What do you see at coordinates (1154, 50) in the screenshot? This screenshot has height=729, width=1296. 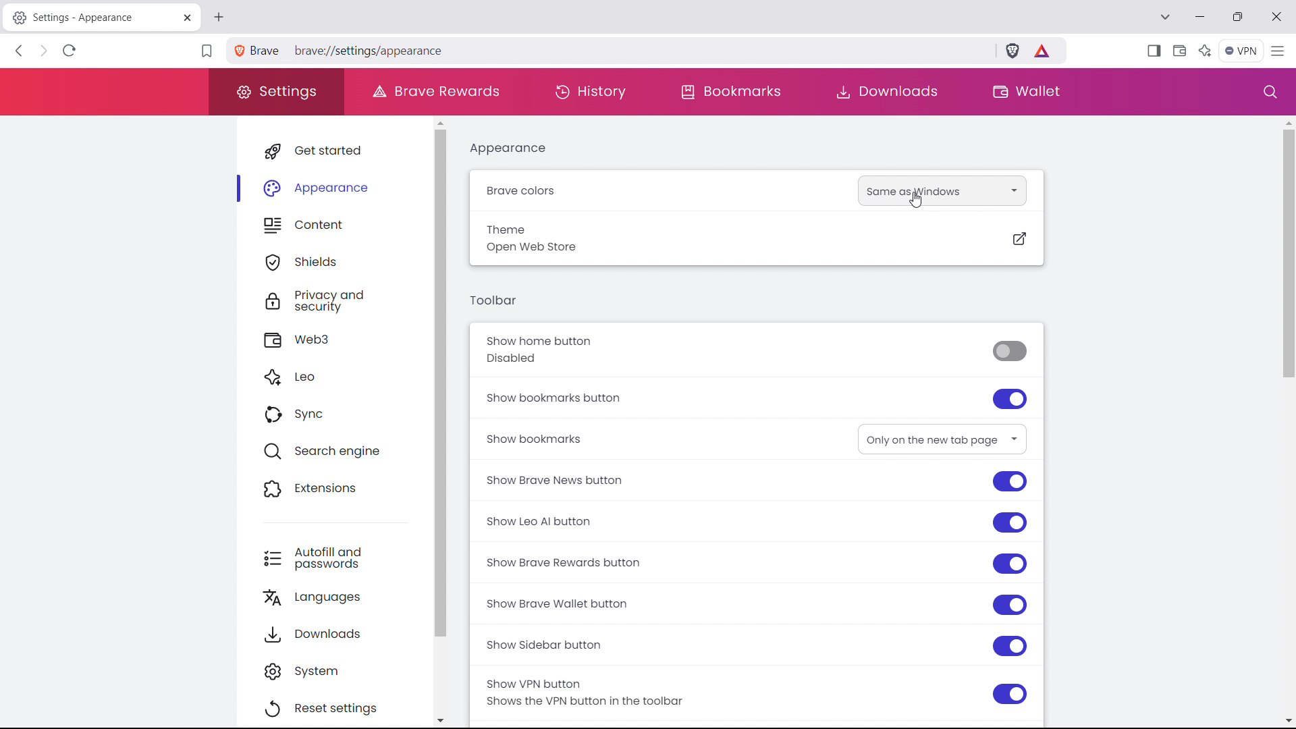 I see `show sidebar` at bounding box center [1154, 50].